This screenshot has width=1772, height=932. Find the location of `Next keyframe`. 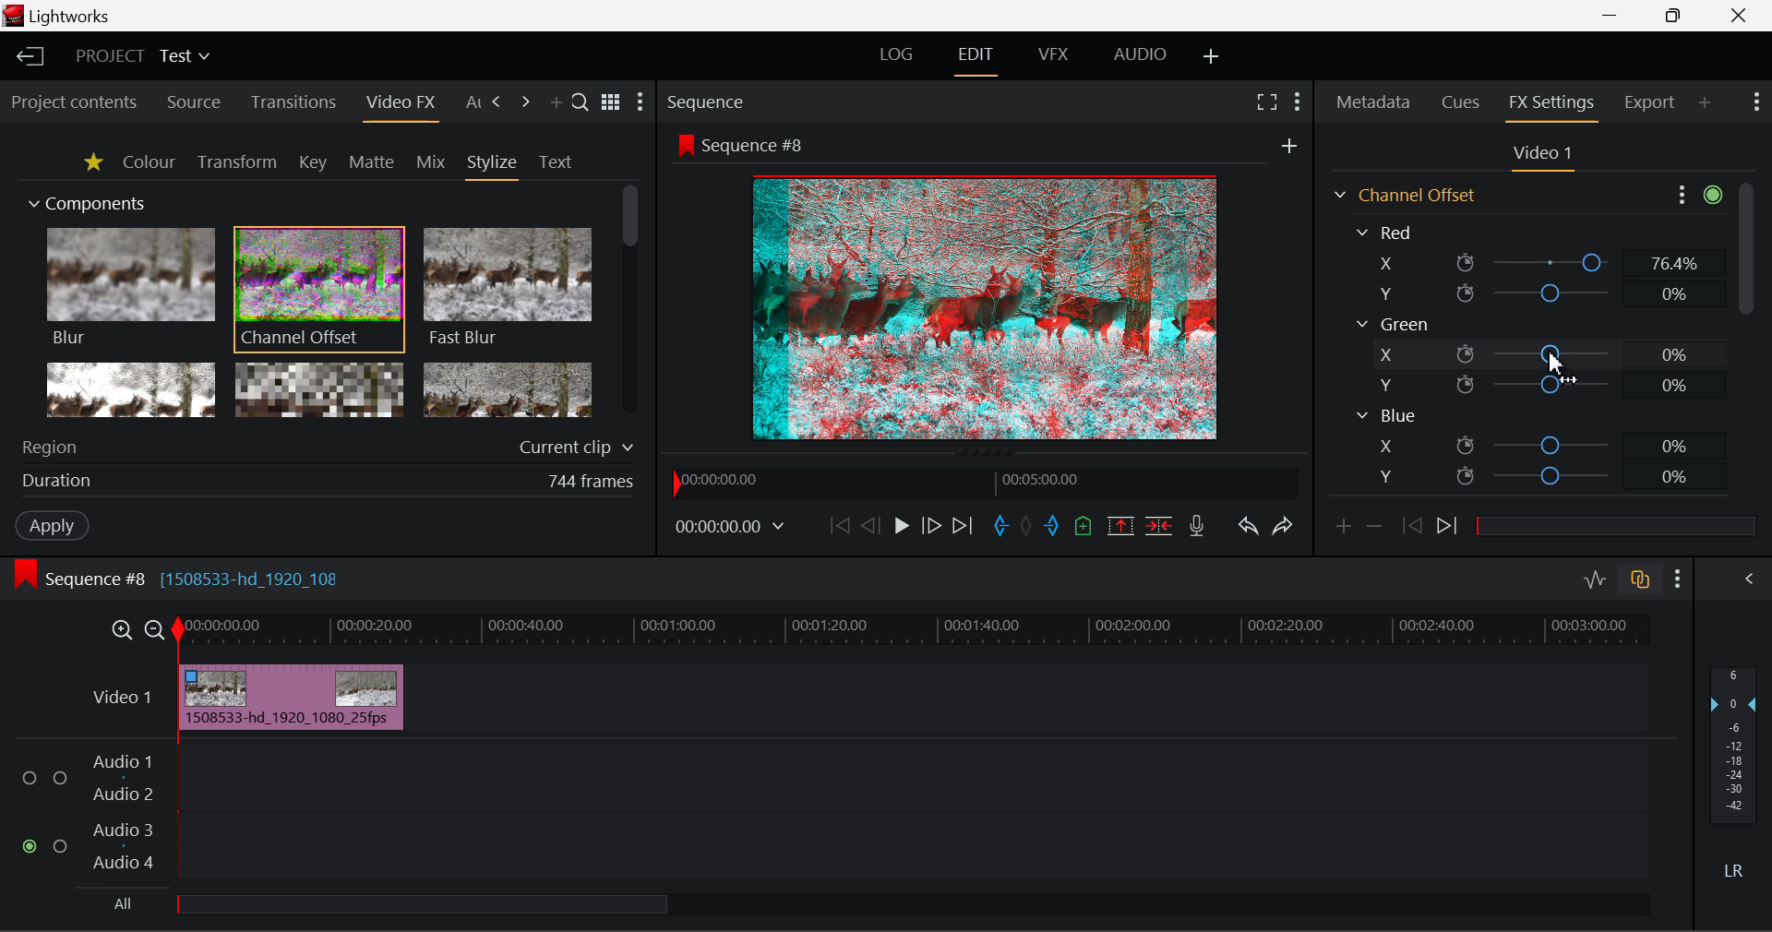

Next keyframe is located at coordinates (1450, 529).